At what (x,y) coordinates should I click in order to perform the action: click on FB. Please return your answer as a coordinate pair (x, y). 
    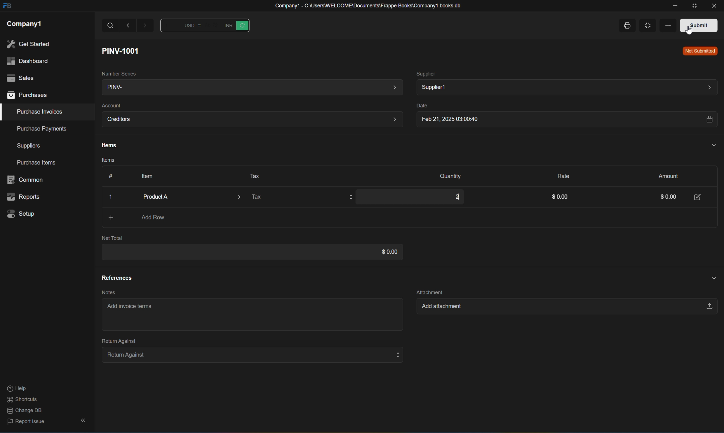
    Looking at the image, I should click on (7, 6).